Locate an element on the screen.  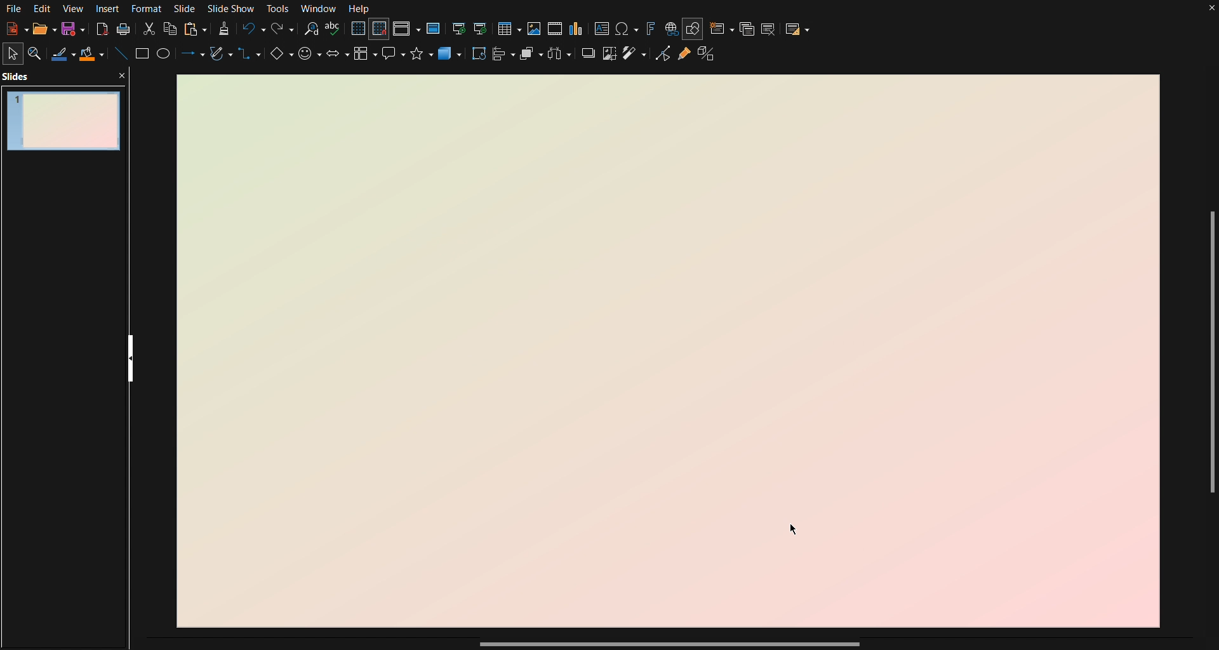
Gluepoint Functions is located at coordinates (684, 58).